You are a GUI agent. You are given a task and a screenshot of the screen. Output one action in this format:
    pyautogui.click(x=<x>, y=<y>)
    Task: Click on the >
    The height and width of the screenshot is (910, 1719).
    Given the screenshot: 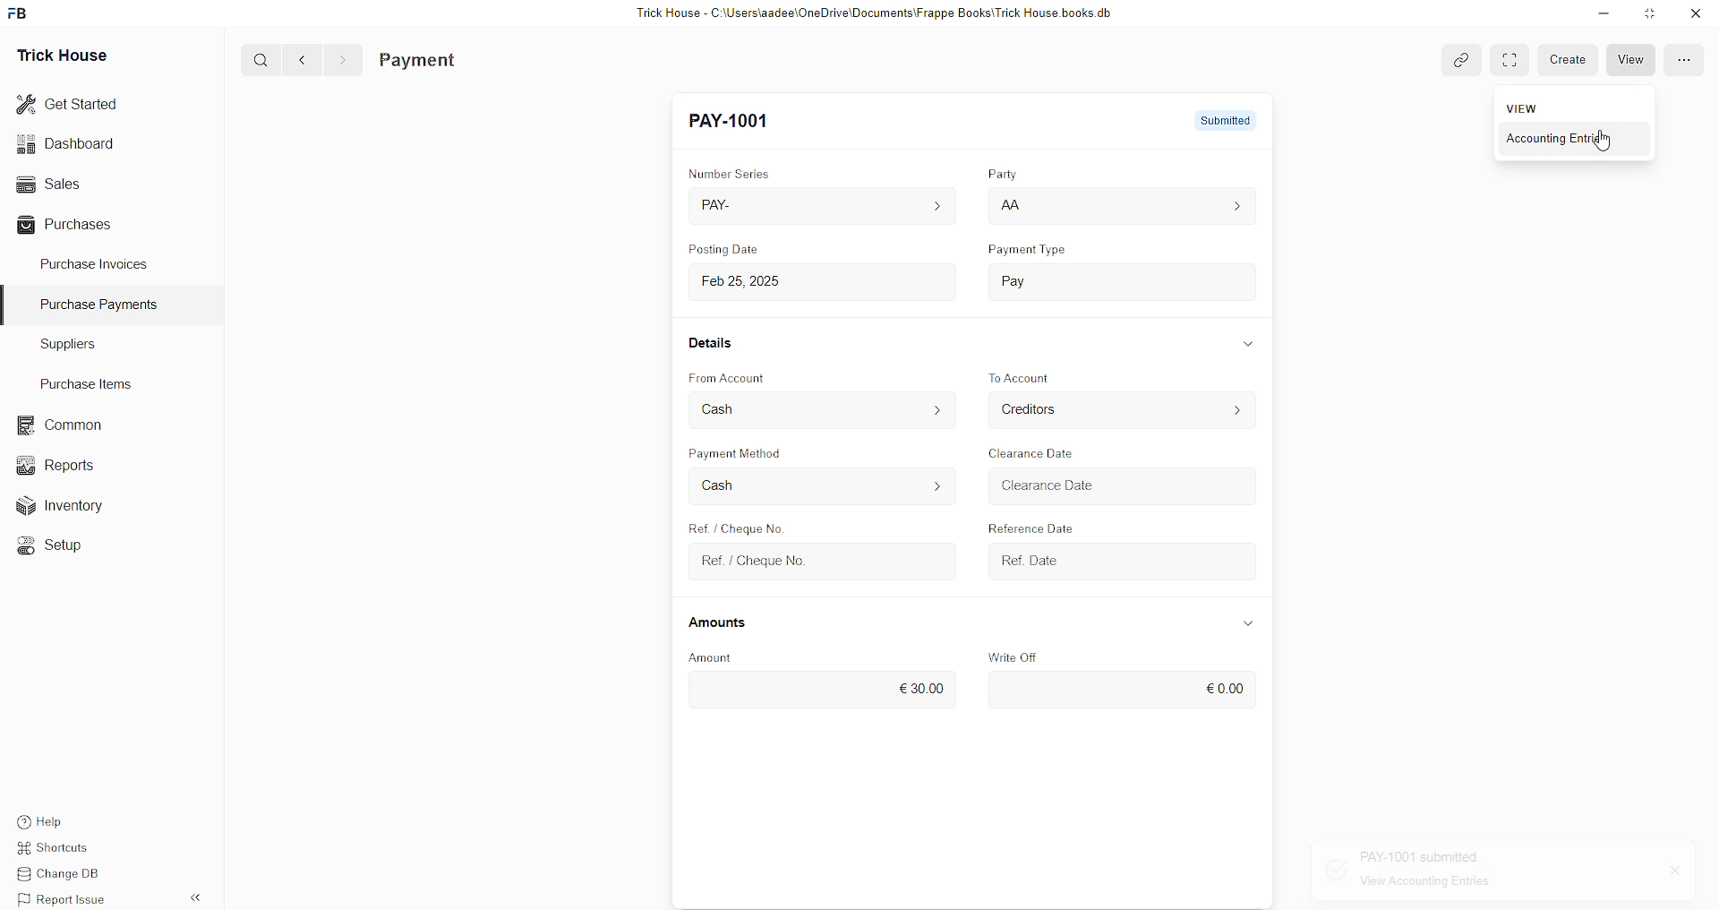 What is the action you would take?
    pyautogui.click(x=342, y=60)
    